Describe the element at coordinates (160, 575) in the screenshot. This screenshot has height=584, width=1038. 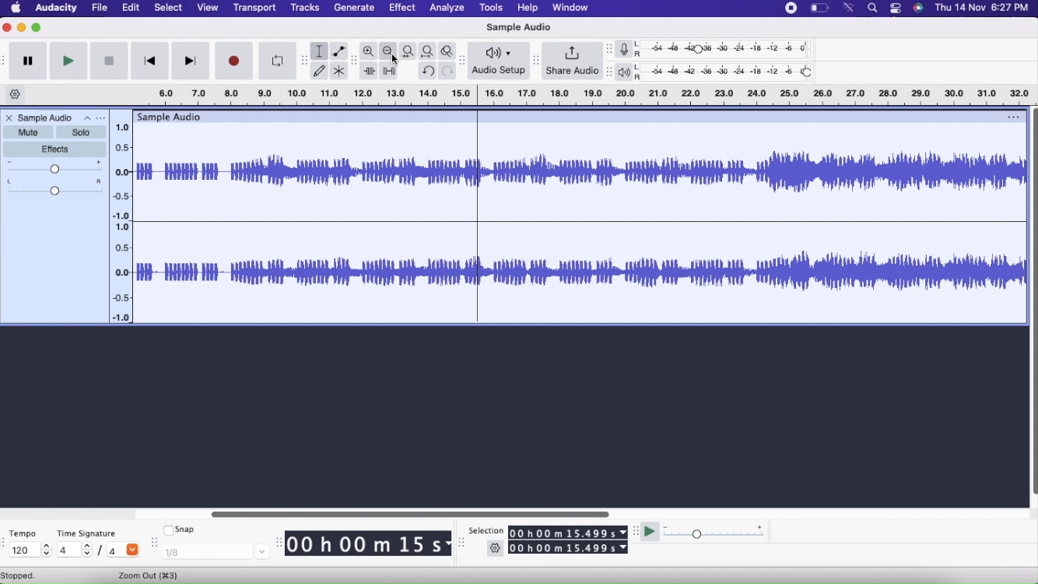
I see `Zoom Out` at that location.